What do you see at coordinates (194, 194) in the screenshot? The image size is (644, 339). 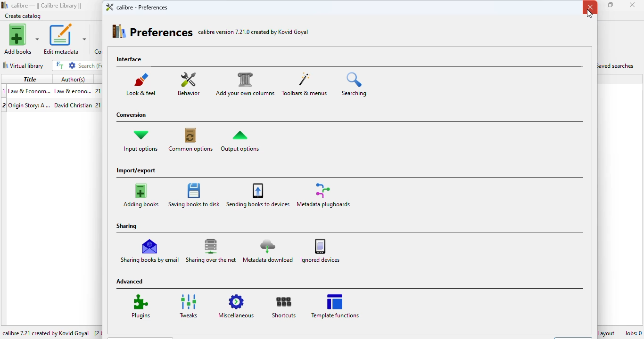 I see `saving books to disk` at bounding box center [194, 194].